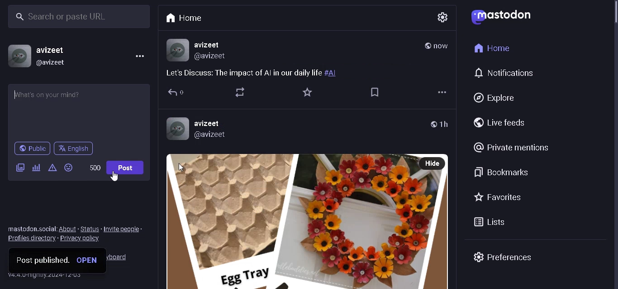  What do you see at coordinates (175, 93) in the screenshot?
I see `REPLIES OR COMMENTS` at bounding box center [175, 93].